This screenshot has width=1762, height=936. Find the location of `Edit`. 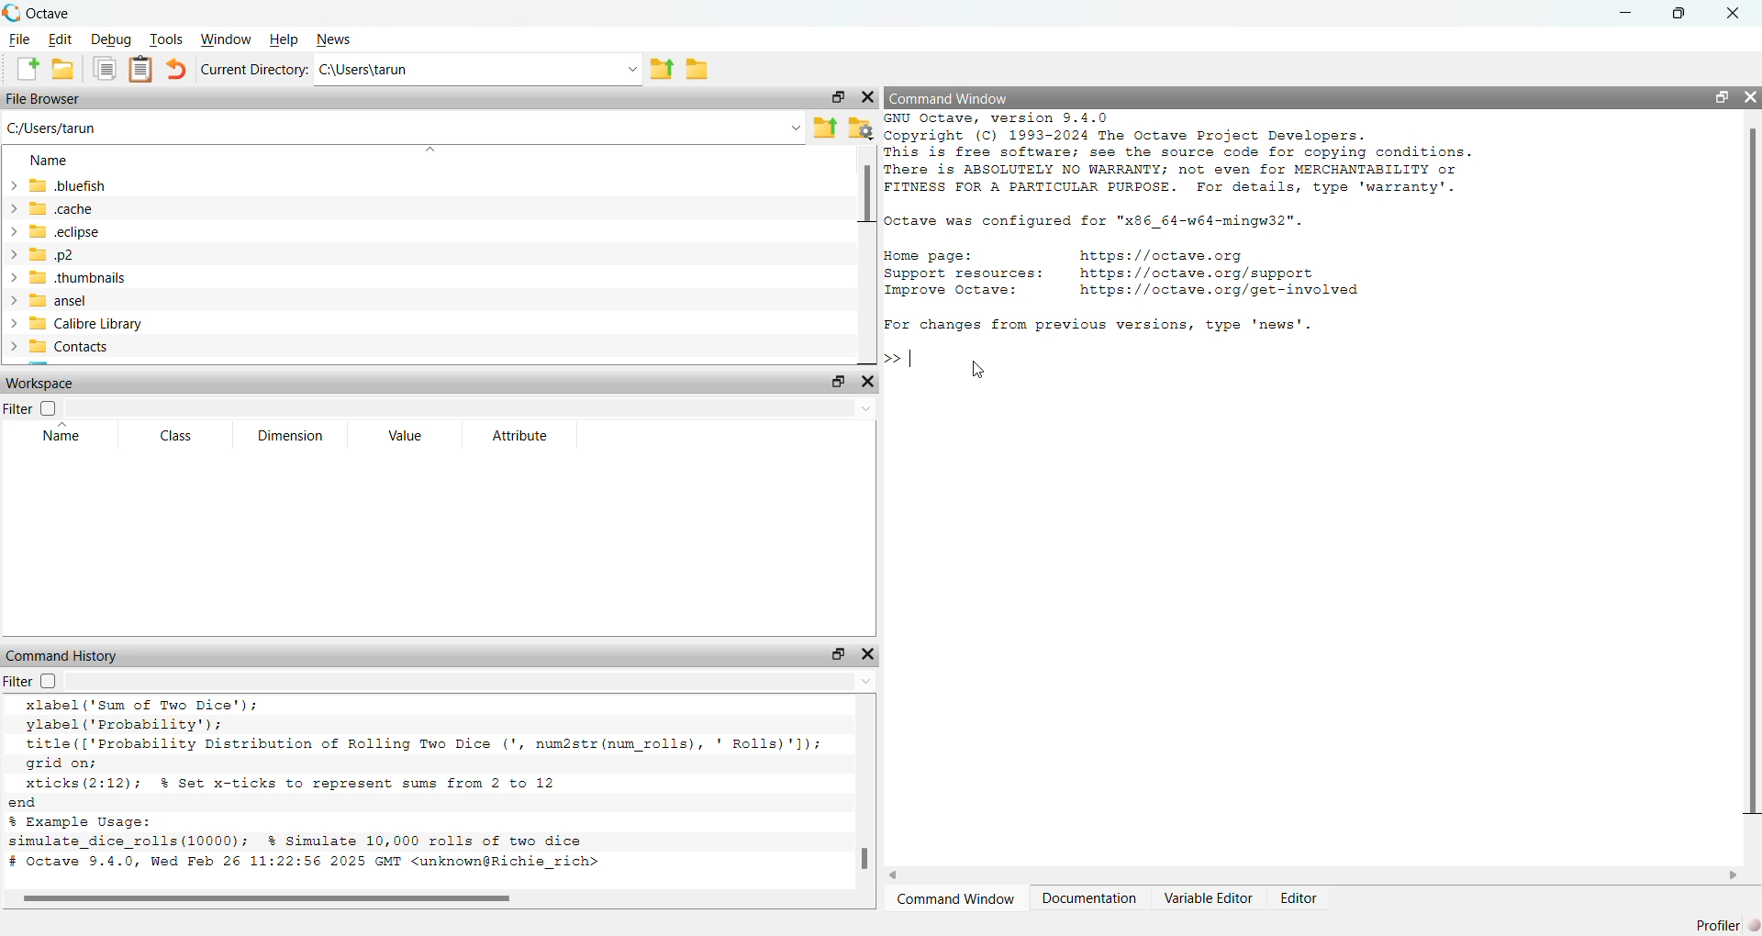

Edit is located at coordinates (60, 40).